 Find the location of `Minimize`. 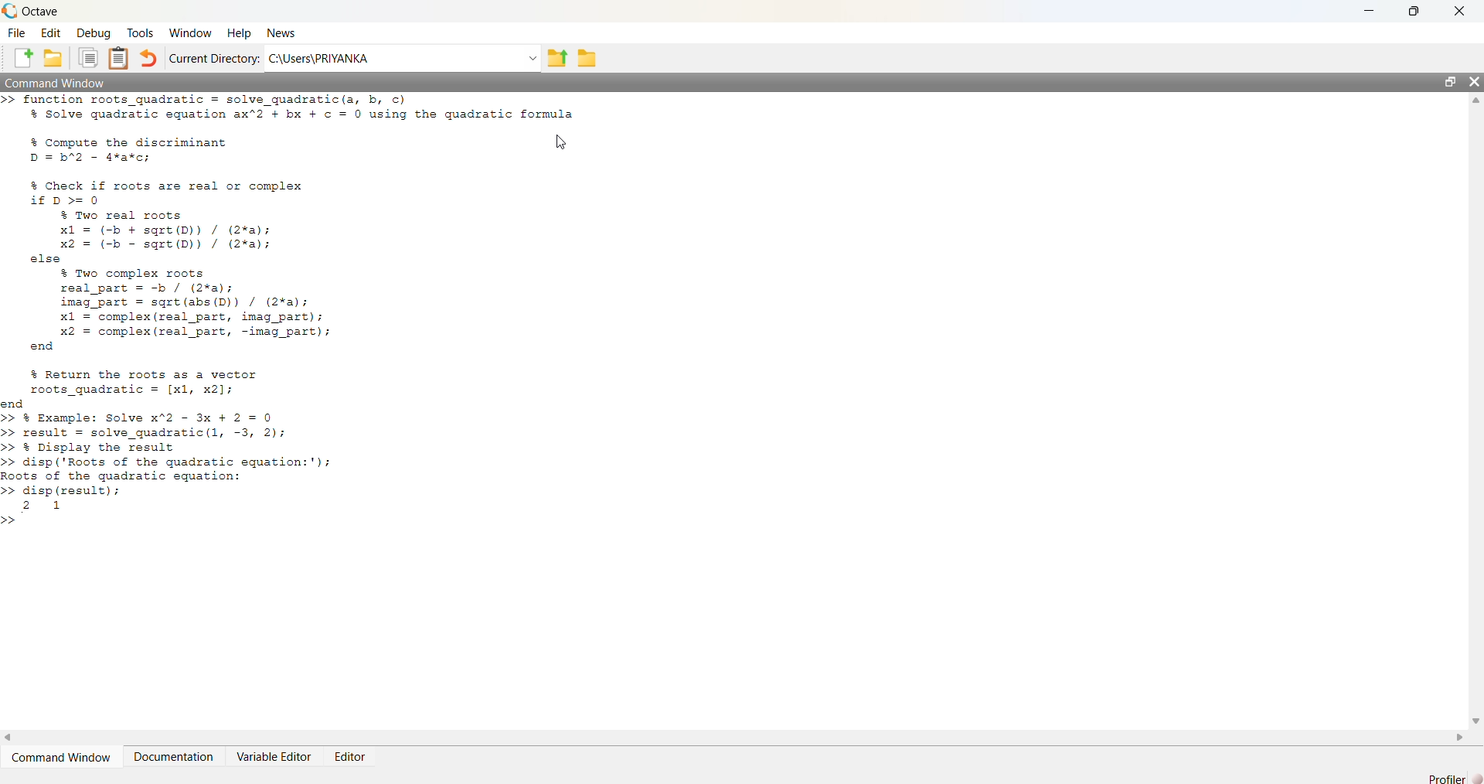

Minimize is located at coordinates (1377, 12).